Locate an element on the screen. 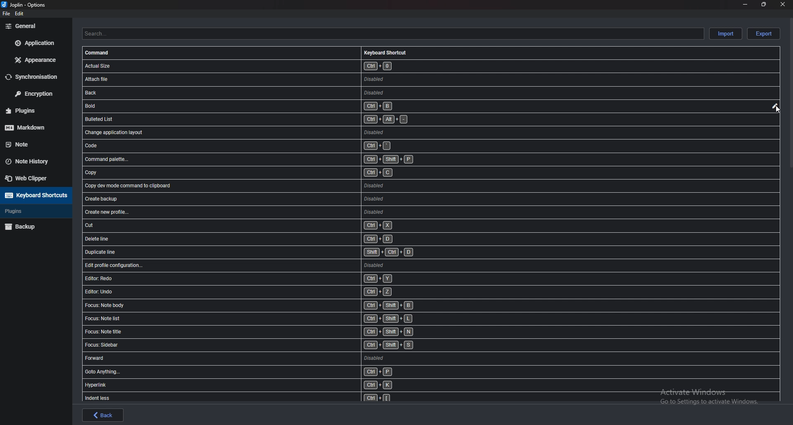 Image resolution: width=793 pixels, height=425 pixels. shortcut is located at coordinates (271, 306).